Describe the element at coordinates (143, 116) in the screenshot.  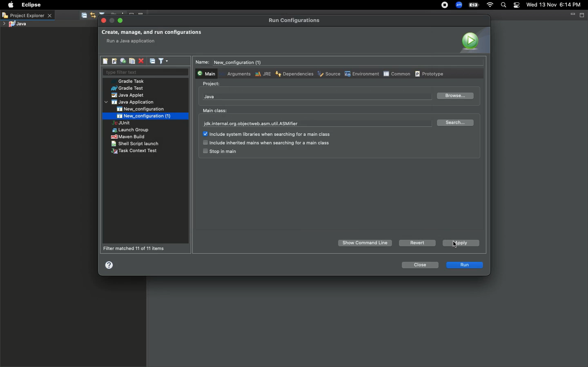
I see `New_configuration (1)` at that location.